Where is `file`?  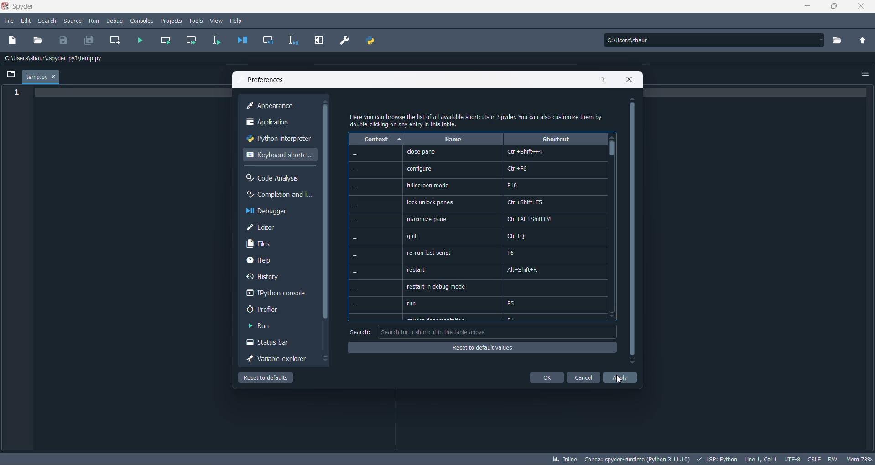 file is located at coordinates (9, 21).